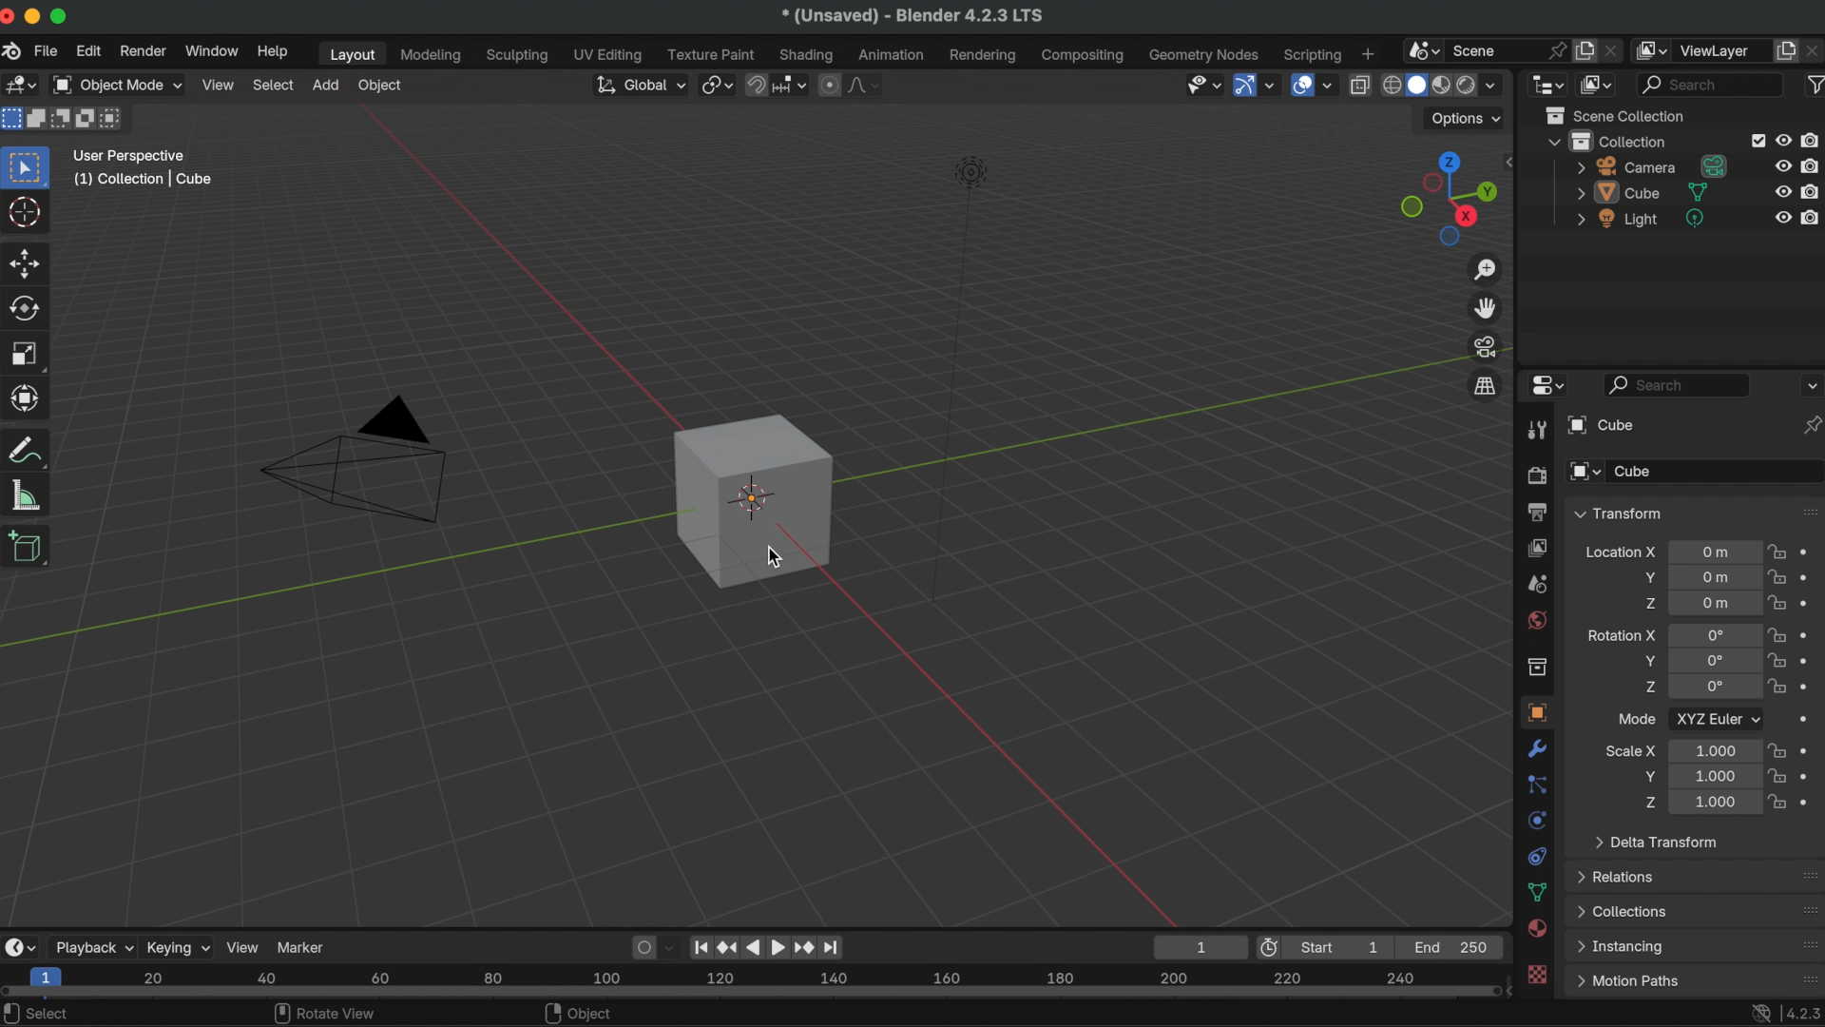 Image resolution: width=1825 pixels, height=1027 pixels. Describe the element at coordinates (1784, 218) in the screenshot. I see `hide in viewport` at that location.